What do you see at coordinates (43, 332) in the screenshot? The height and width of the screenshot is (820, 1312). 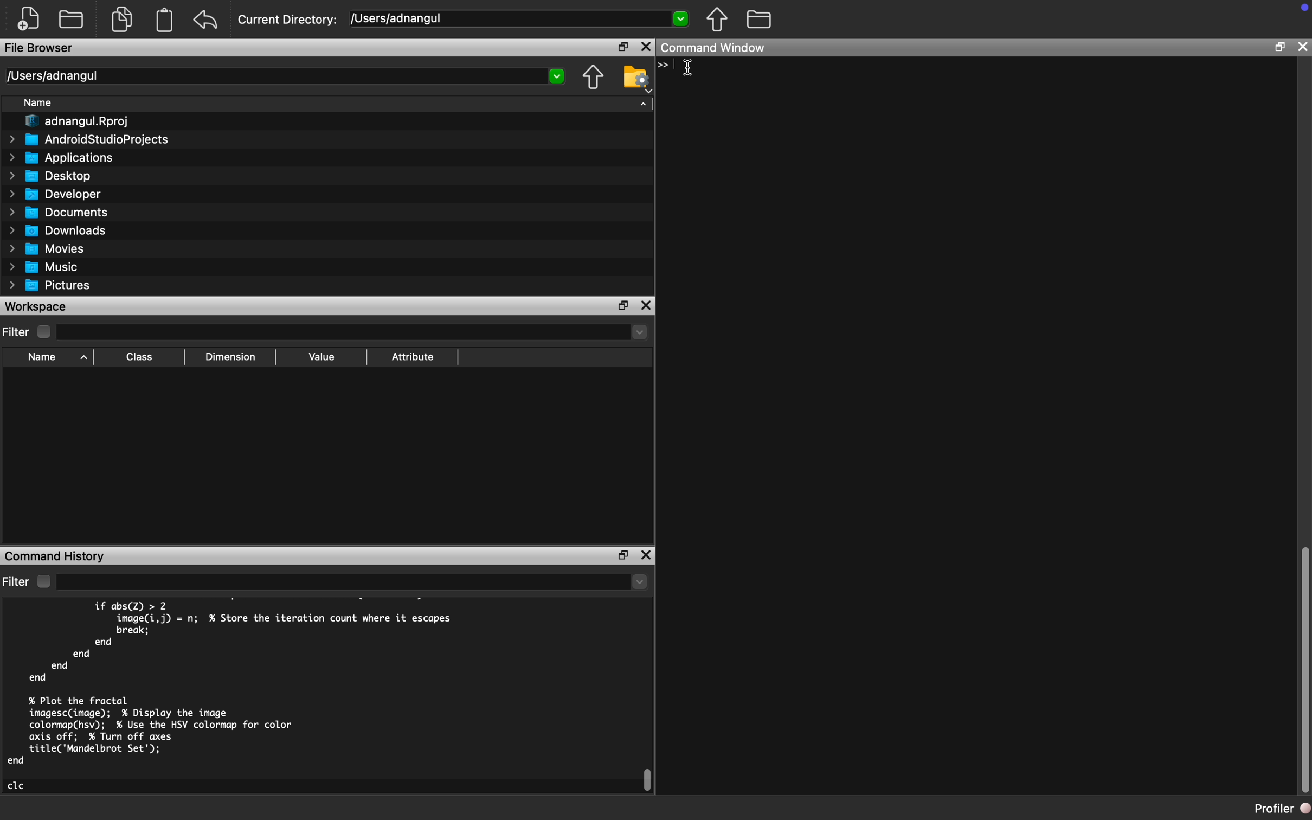 I see `Checkbox` at bounding box center [43, 332].